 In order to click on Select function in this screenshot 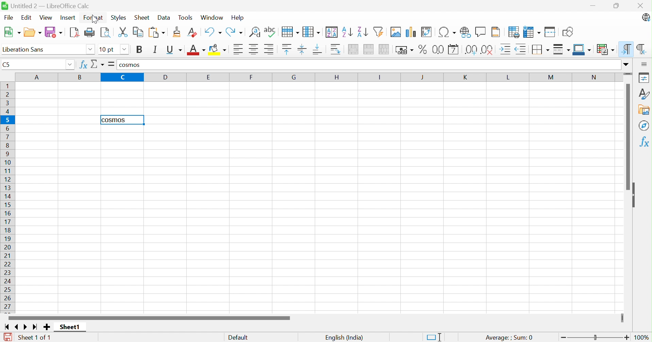, I will do `click(98, 64)`.